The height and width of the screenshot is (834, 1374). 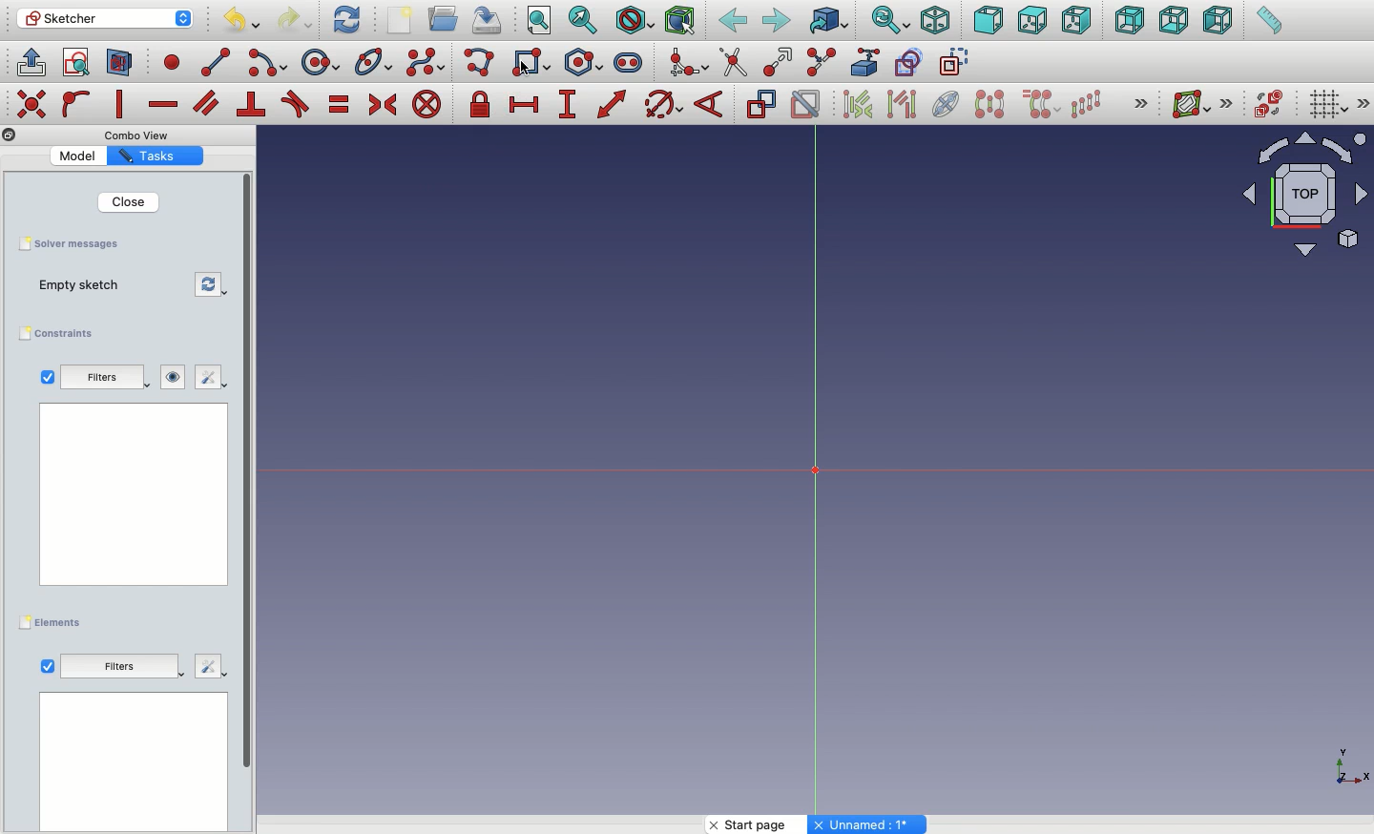 I want to click on Tasks, so click(x=152, y=156).